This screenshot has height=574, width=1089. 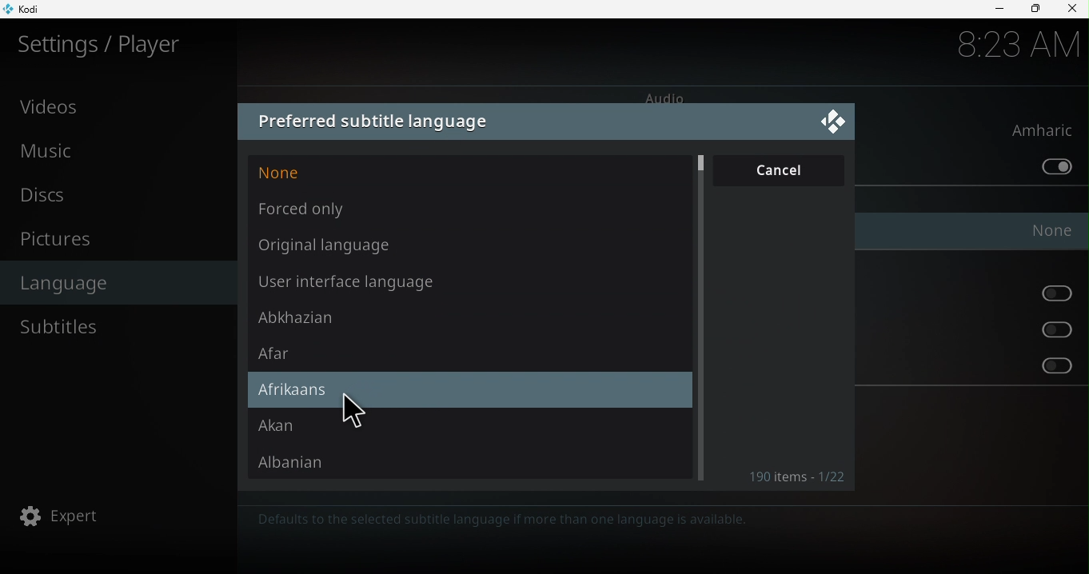 What do you see at coordinates (1049, 295) in the screenshot?
I see `Prefer audio stream for the visually impaired` at bounding box center [1049, 295].